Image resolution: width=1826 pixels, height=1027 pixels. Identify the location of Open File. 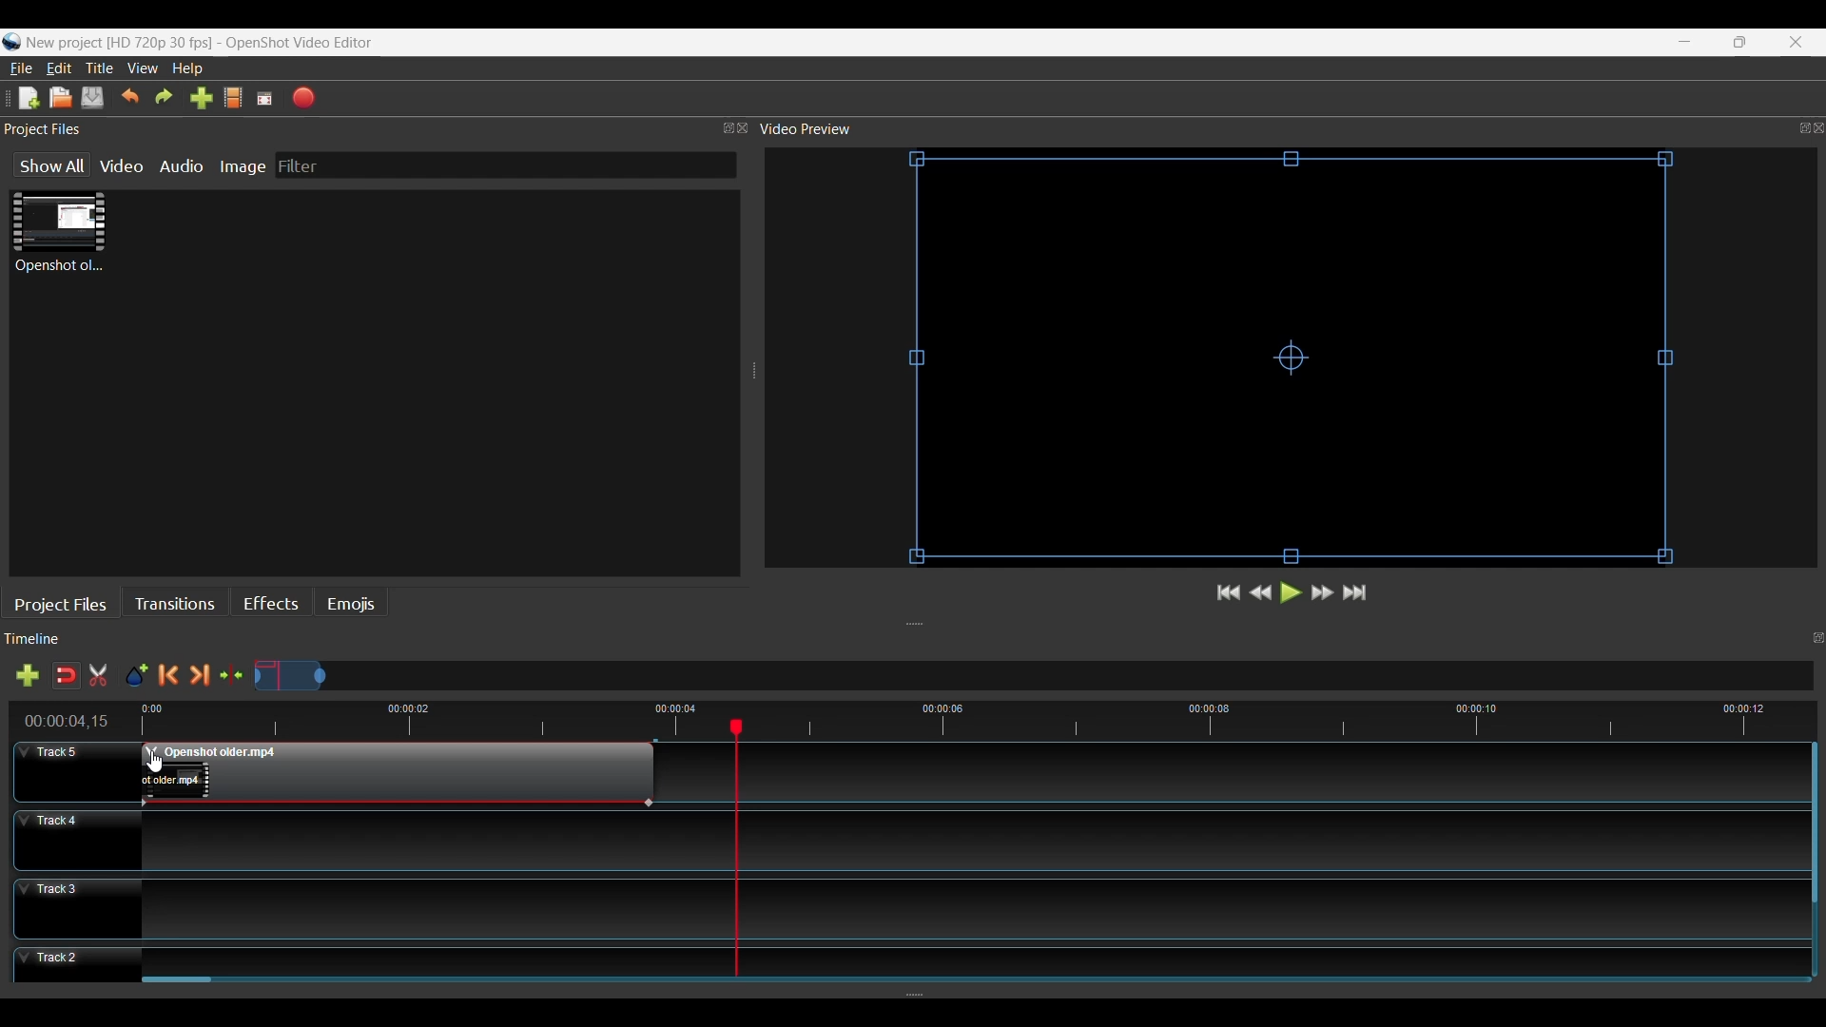
(60, 98).